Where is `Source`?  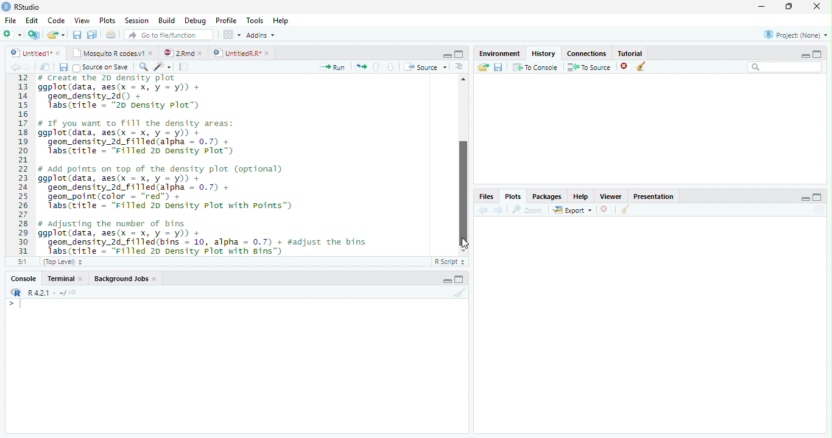
Source is located at coordinates (425, 67).